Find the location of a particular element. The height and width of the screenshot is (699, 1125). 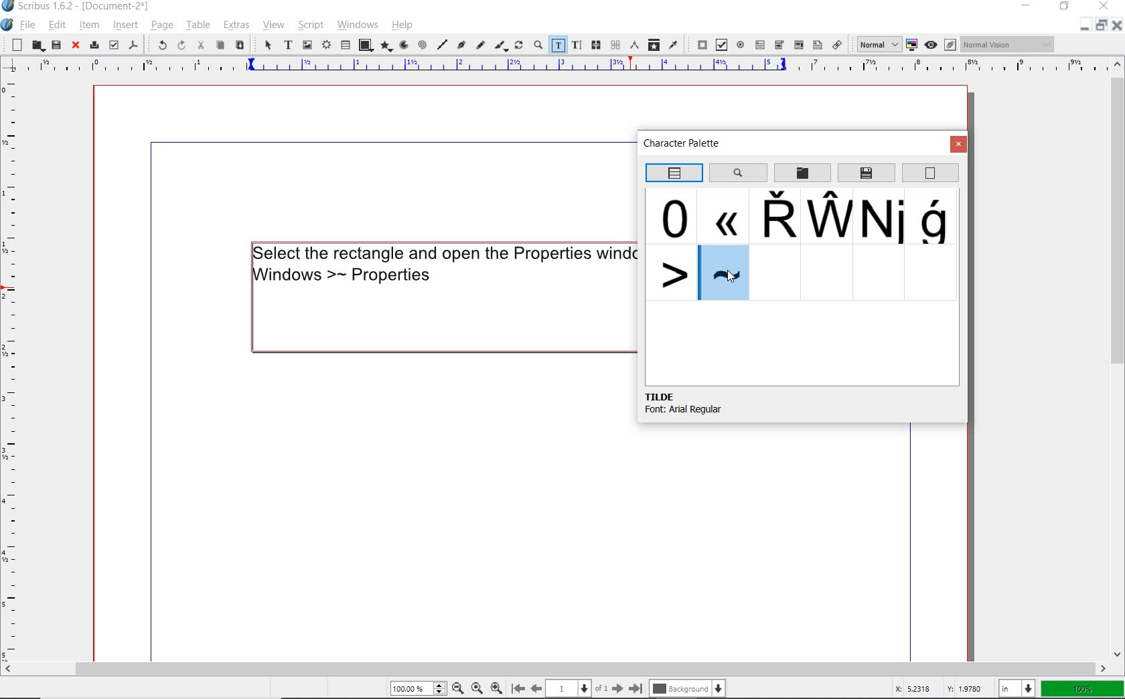

restore is located at coordinates (1065, 7).